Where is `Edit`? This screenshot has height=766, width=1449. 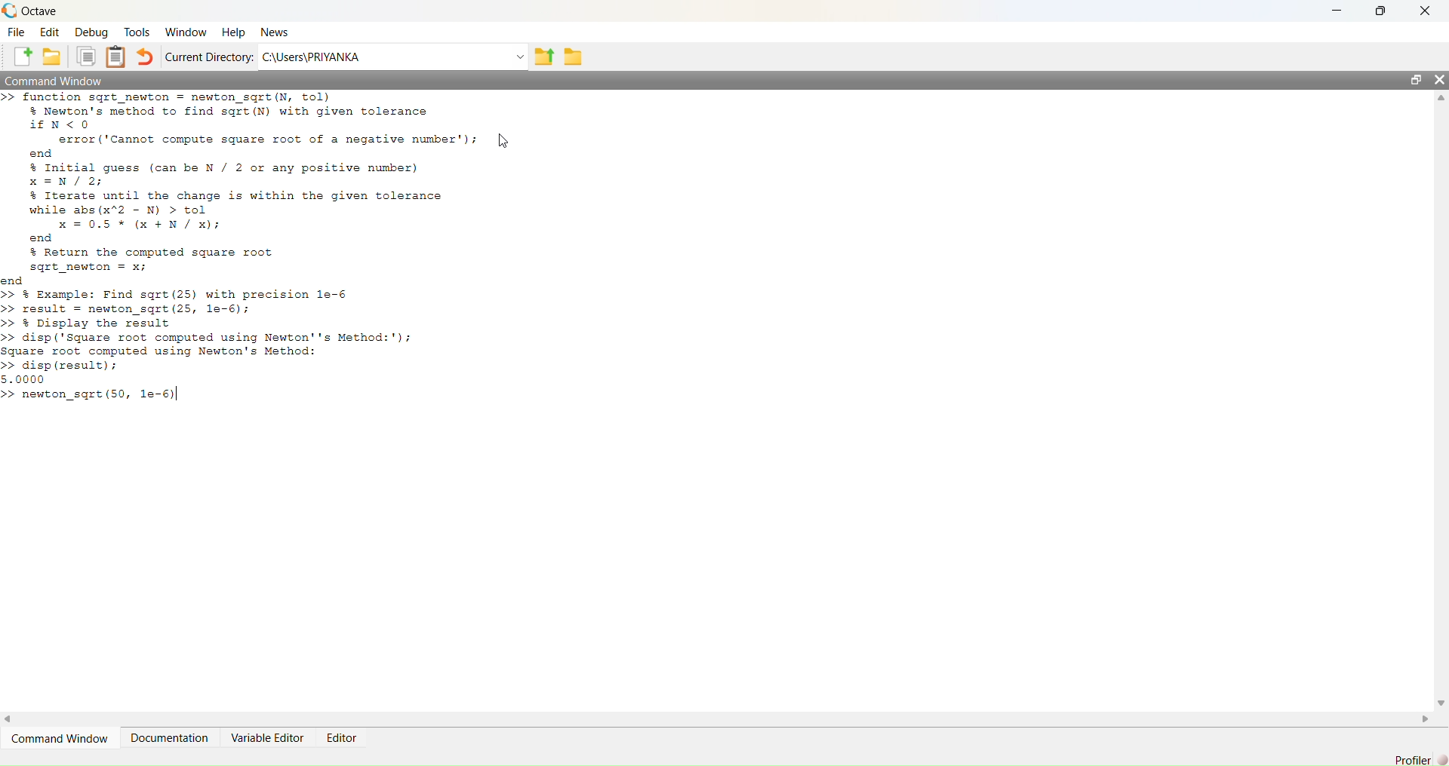
Edit is located at coordinates (50, 32).